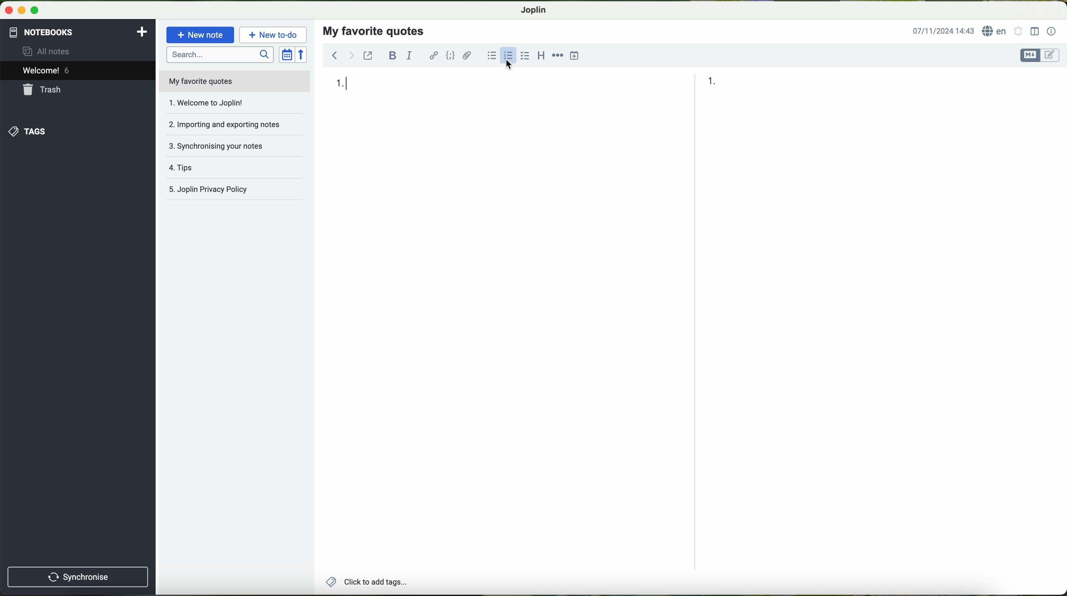 The height and width of the screenshot is (596, 1067). What do you see at coordinates (712, 81) in the screenshot?
I see `1 in the list` at bounding box center [712, 81].